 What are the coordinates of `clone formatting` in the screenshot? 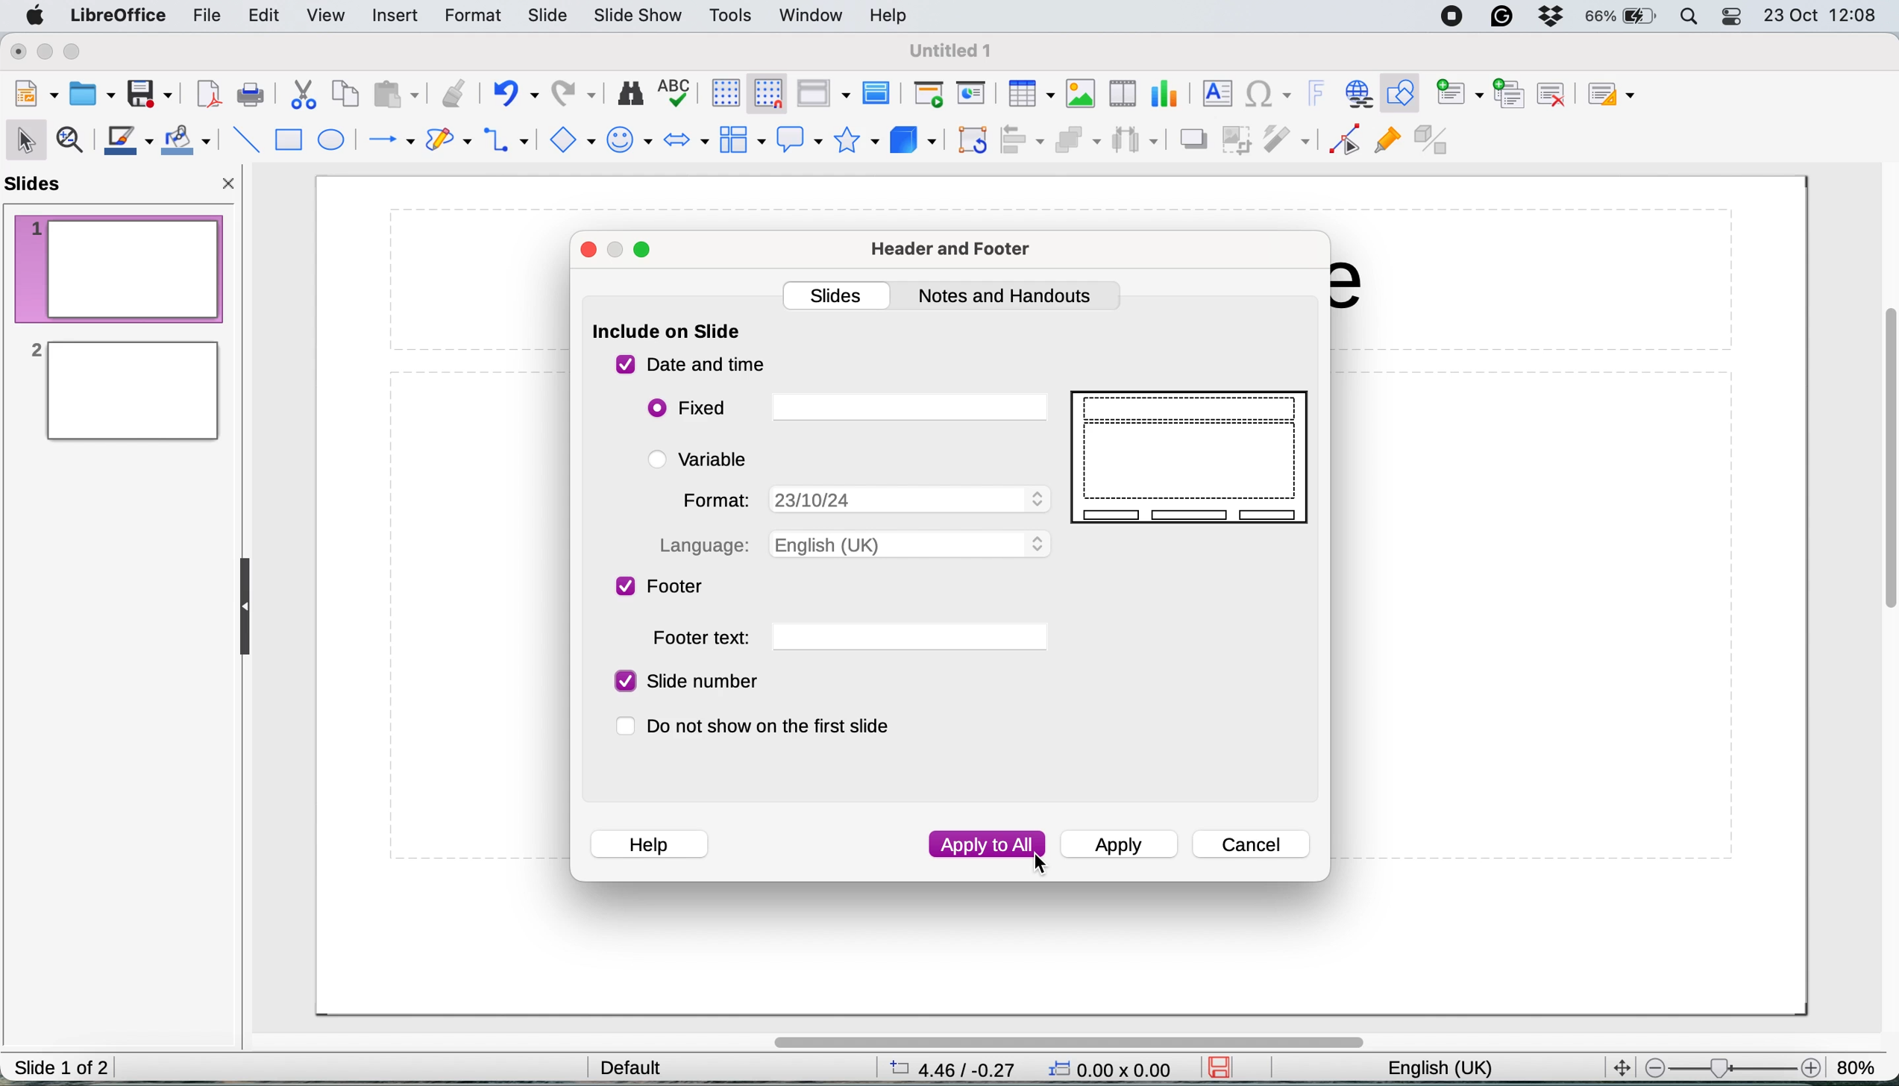 It's located at (451, 93).